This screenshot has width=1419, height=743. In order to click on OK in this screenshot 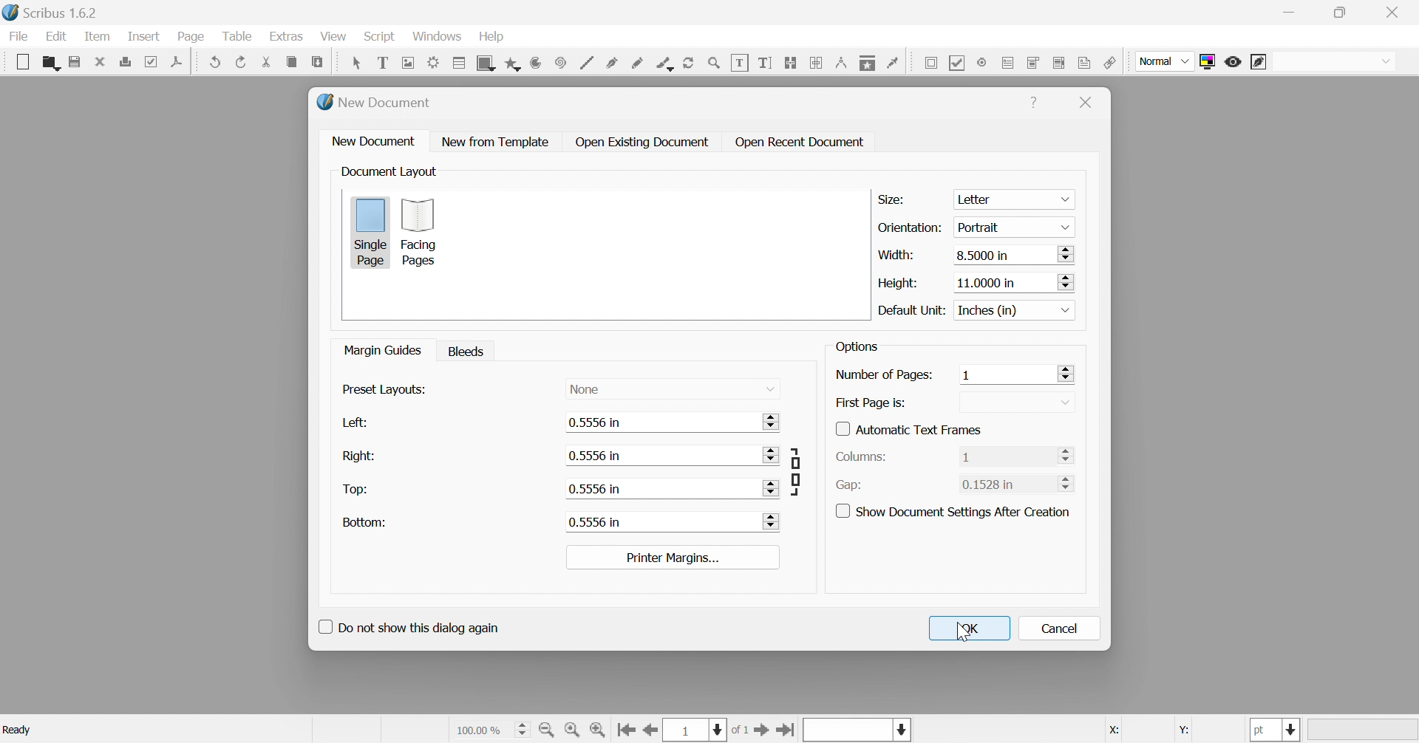, I will do `click(969, 631)`.